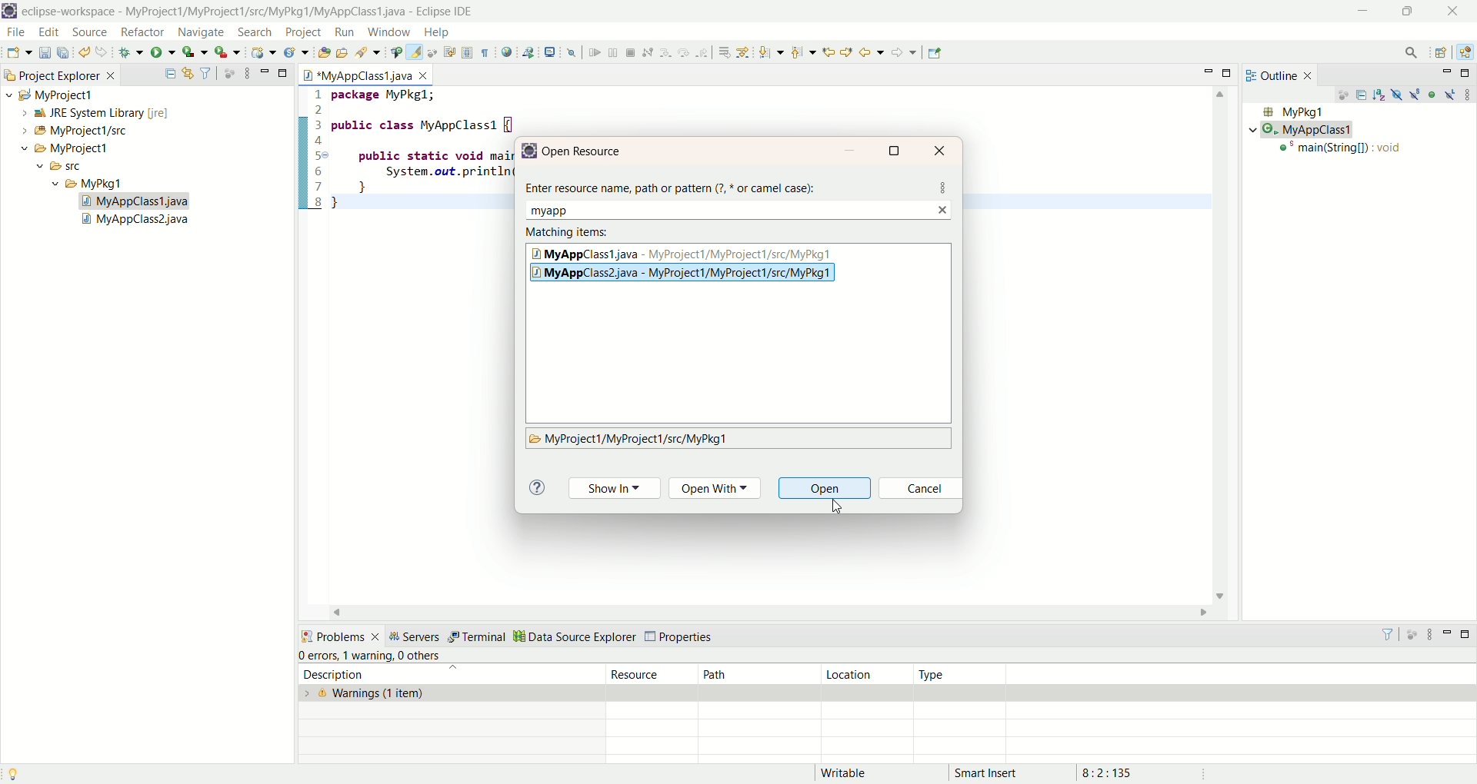 The image size is (1477, 784). What do you see at coordinates (341, 53) in the screenshot?
I see `open task` at bounding box center [341, 53].